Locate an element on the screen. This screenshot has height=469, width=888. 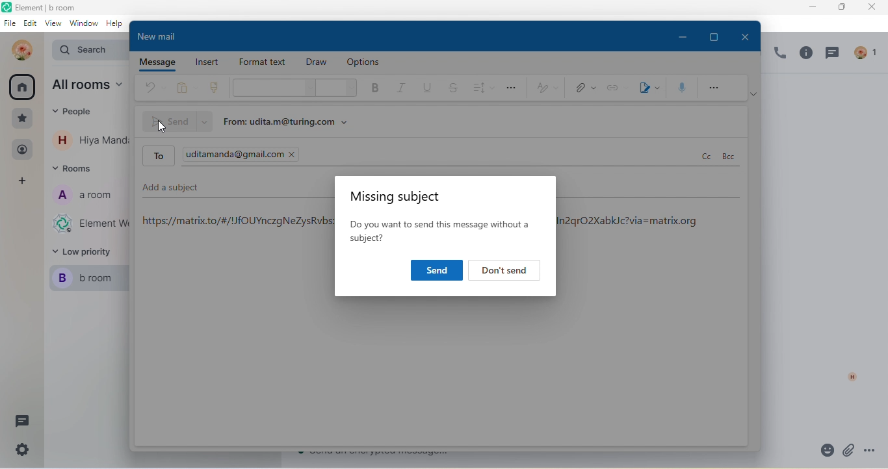
Do you want to send this message without a subject? is located at coordinates (445, 235).